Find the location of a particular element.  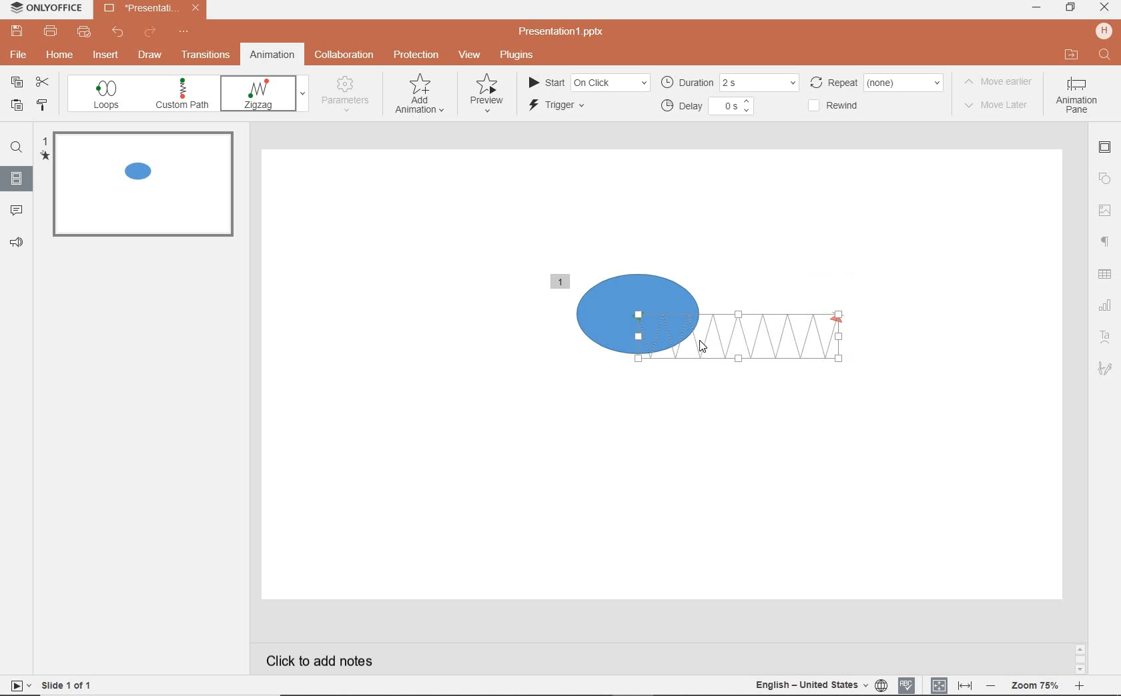

customize quick access toolbar is located at coordinates (184, 33).